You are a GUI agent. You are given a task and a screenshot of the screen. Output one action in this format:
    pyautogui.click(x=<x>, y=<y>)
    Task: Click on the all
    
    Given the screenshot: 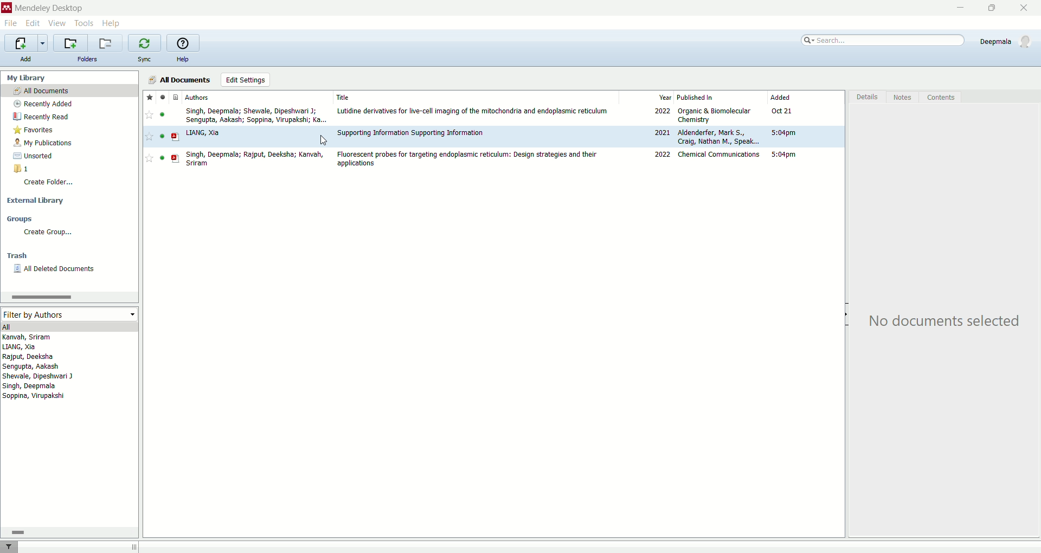 What is the action you would take?
    pyautogui.click(x=68, y=326)
    